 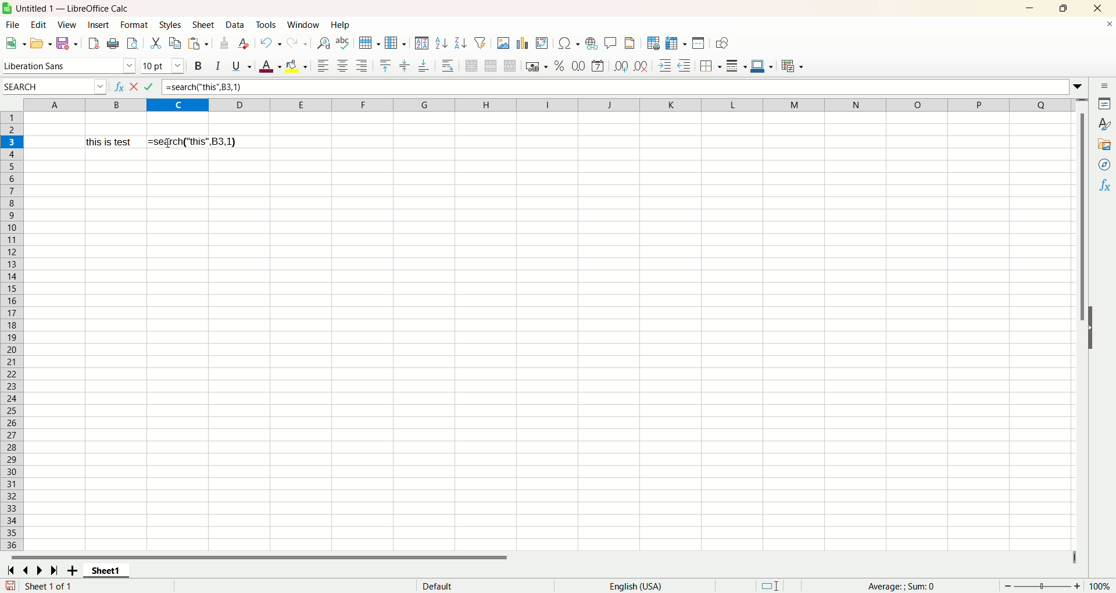 What do you see at coordinates (200, 65) in the screenshot?
I see `bold ` at bounding box center [200, 65].